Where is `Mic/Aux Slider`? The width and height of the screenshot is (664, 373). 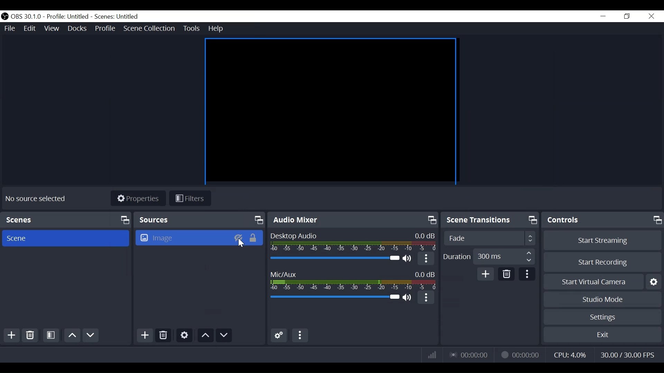 Mic/Aux Slider is located at coordinates (333, 298).